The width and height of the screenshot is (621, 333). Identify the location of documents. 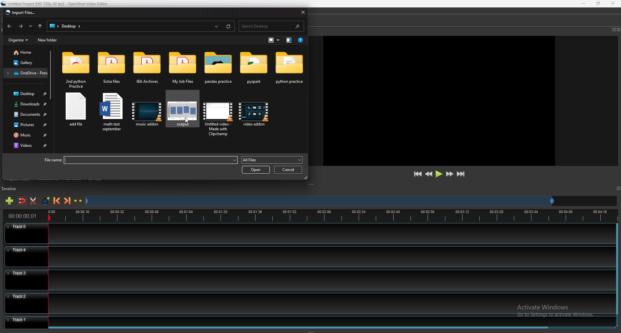
(28, 114).